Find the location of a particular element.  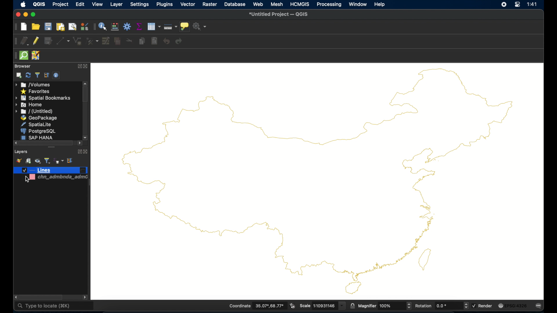

paste features is located at coordinates (155, 41).